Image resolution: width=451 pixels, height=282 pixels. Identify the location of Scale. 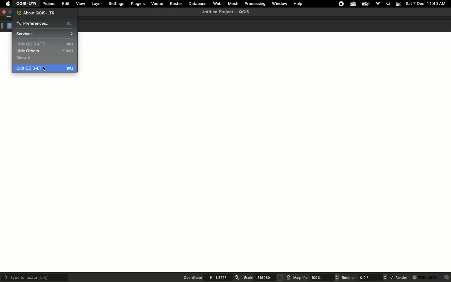
(263, 277).